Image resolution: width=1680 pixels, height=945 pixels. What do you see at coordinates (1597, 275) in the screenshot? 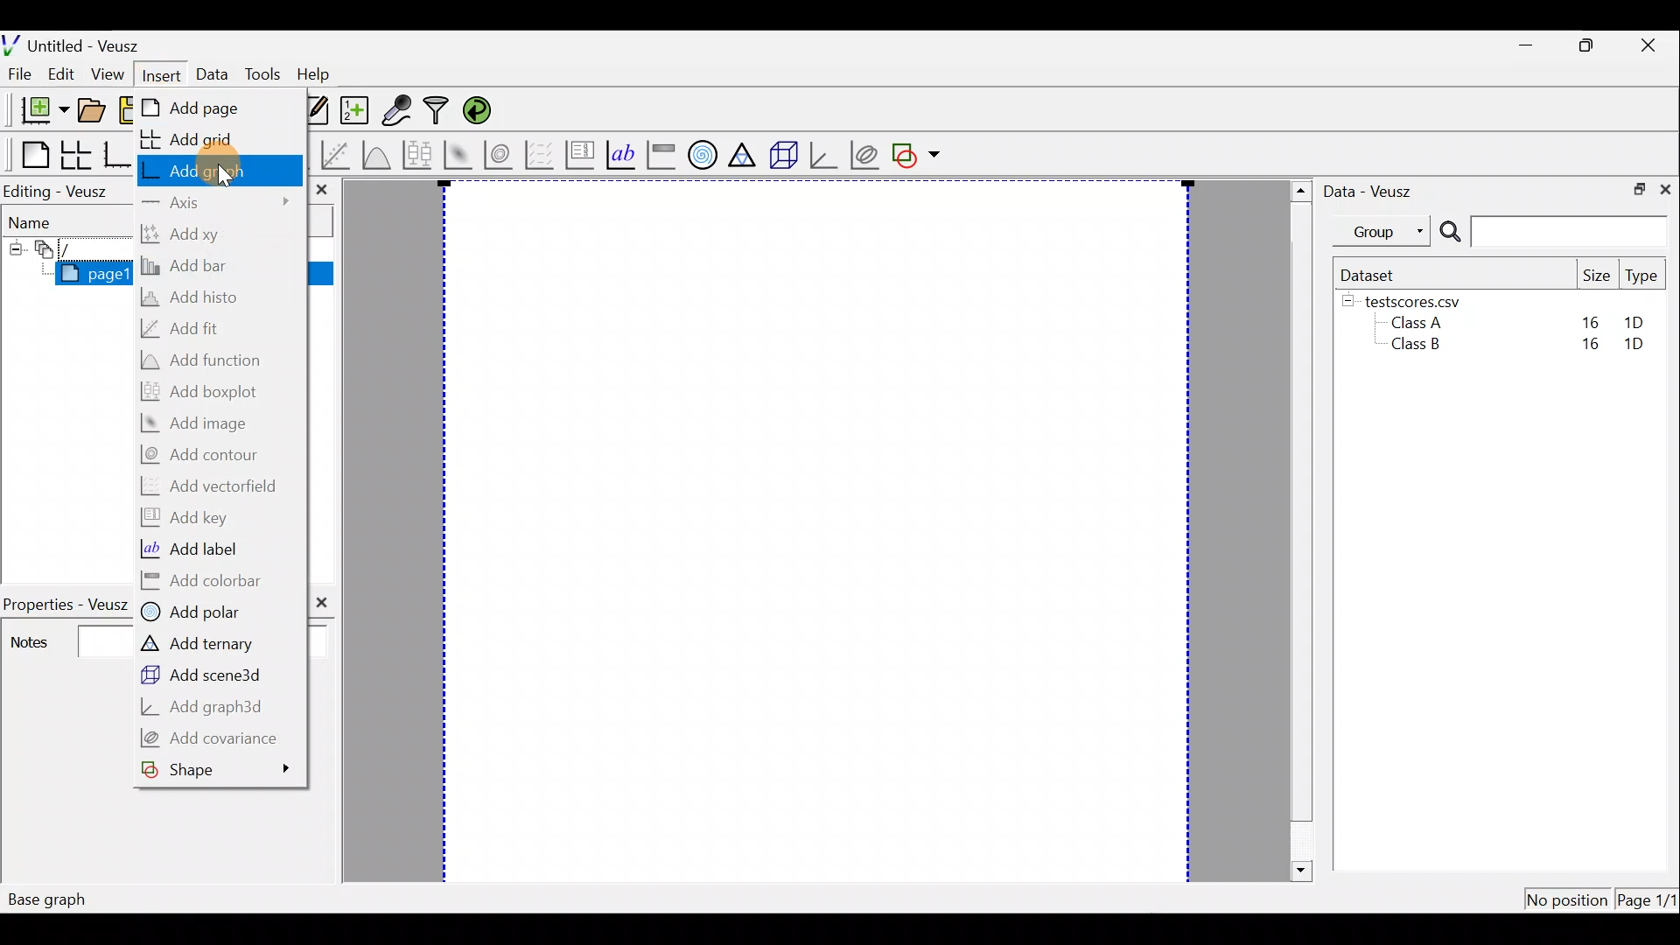
I see `Size` at bounding box center [1597, 275].